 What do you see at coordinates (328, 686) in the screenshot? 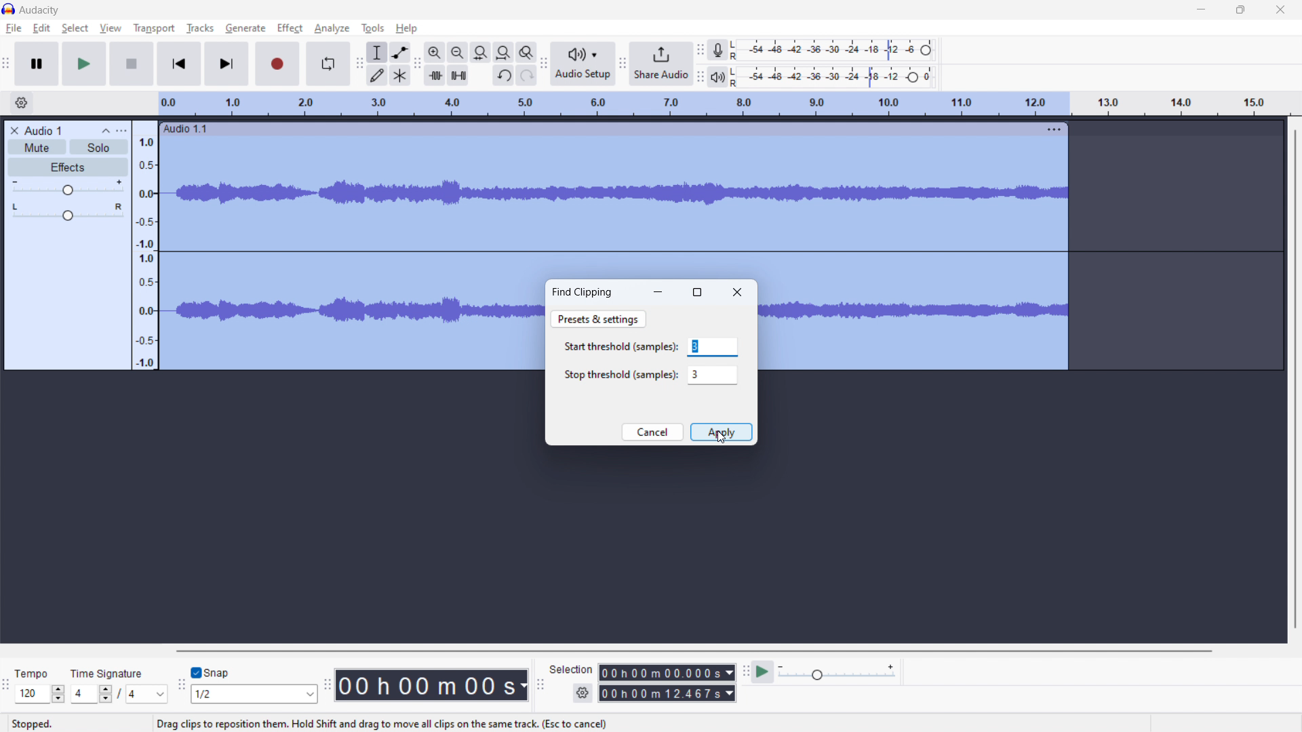
I see `time toolbar` at bounding box center [328, 686].